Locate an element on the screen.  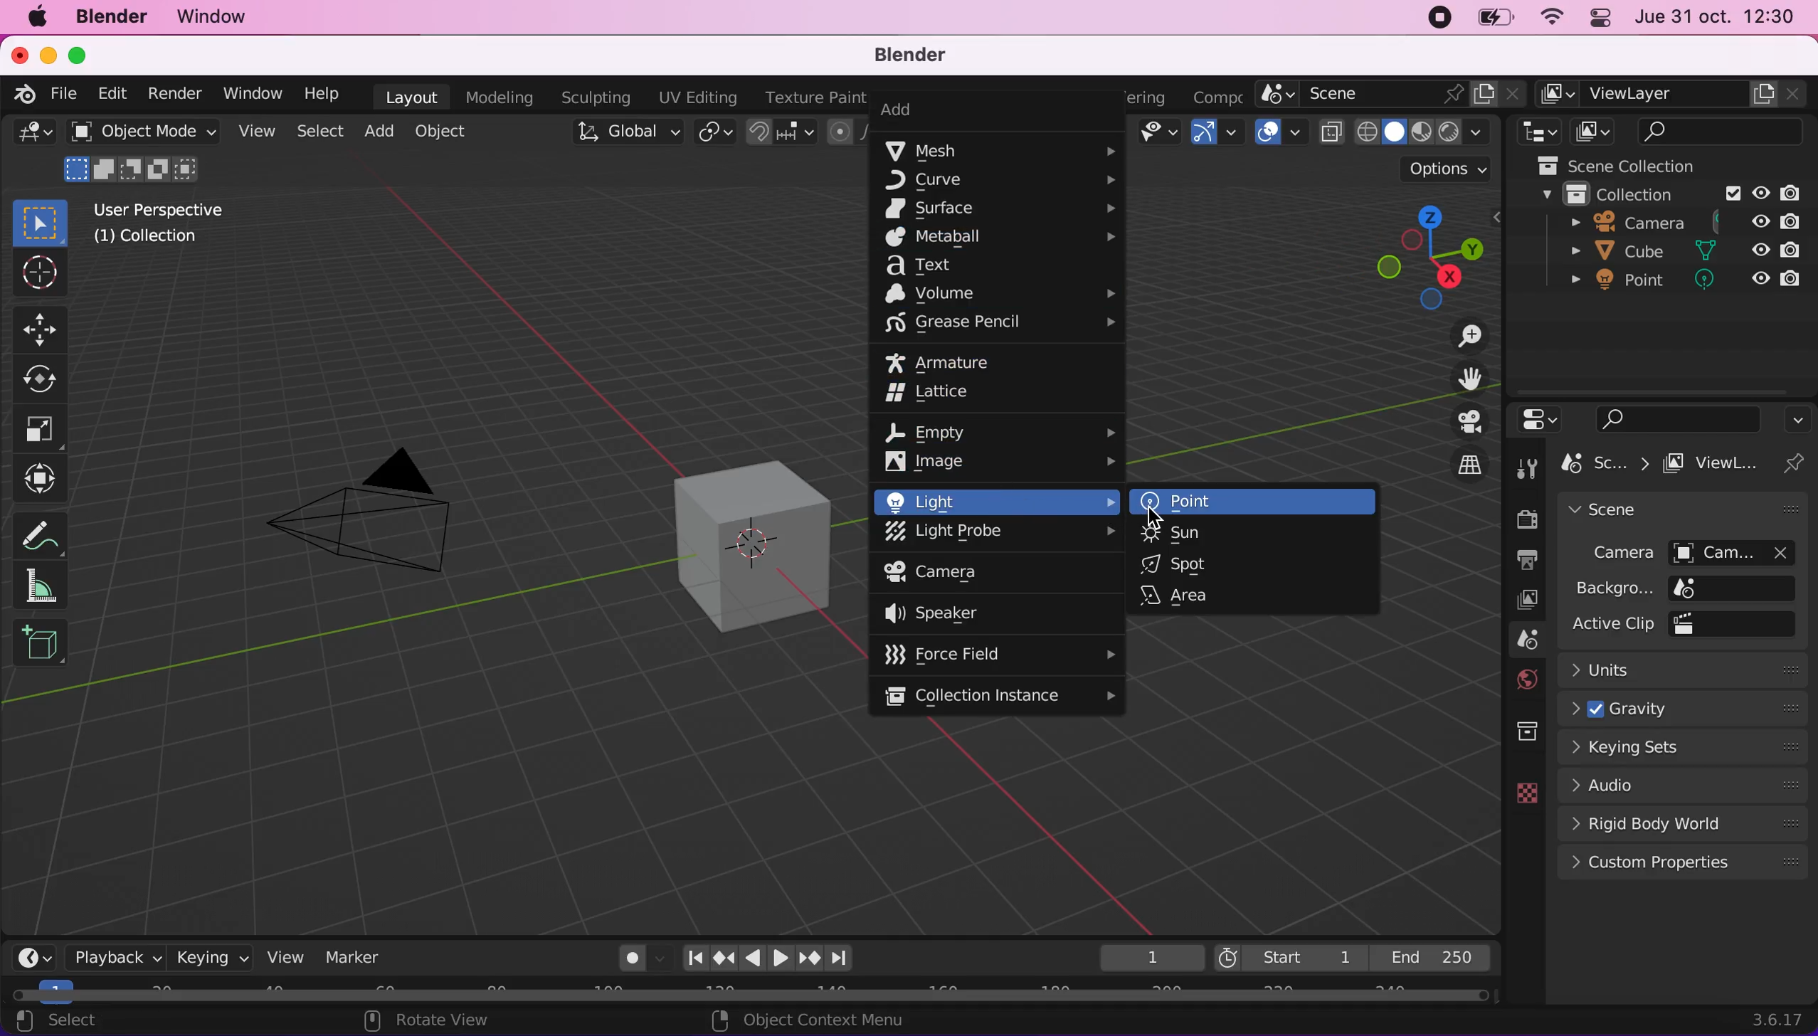
jue 31 oct 12:30 is located at coordinates (1715, 18).